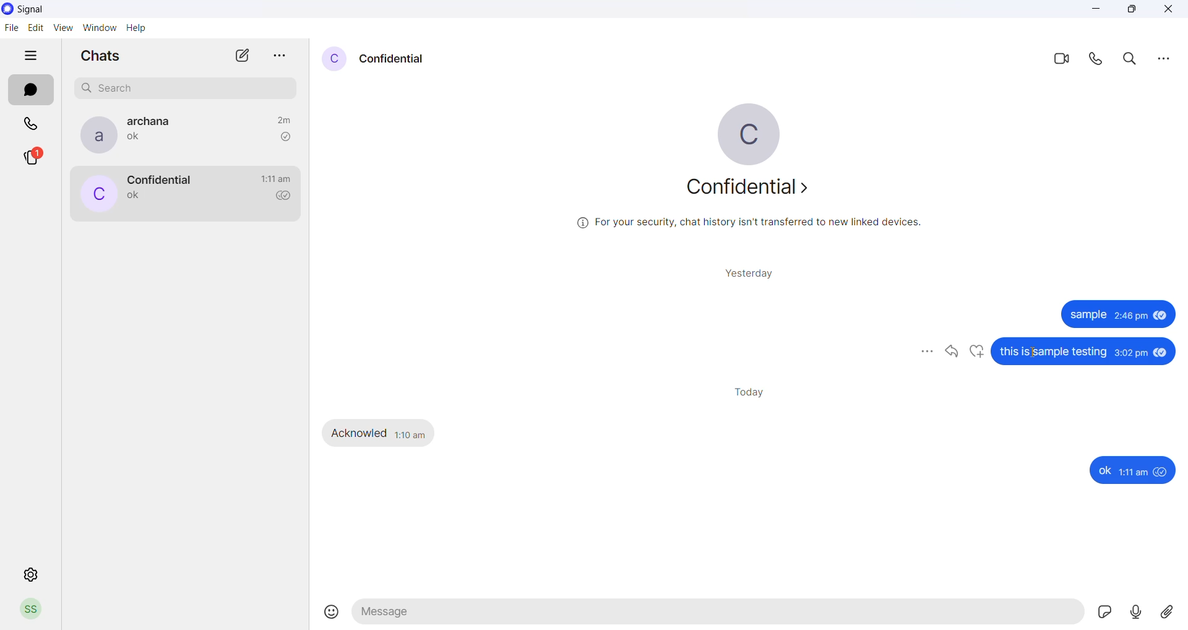 This screenshot has height=630, width=1188. I want to click on profile picture, so click(94, 135).